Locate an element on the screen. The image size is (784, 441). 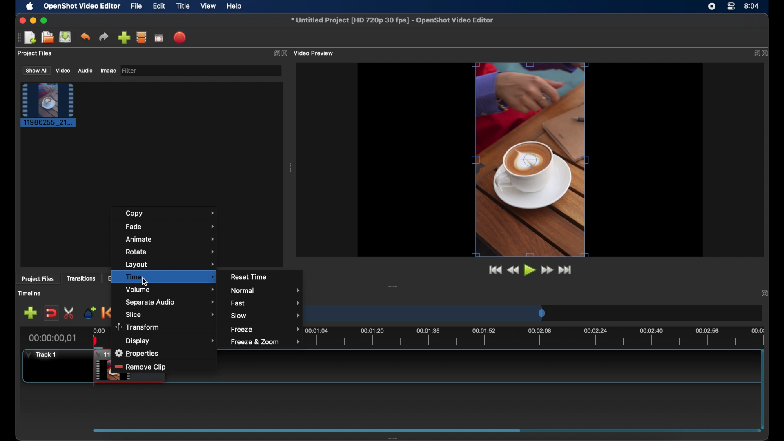
current time indicator is located at coordinates (53, 338).